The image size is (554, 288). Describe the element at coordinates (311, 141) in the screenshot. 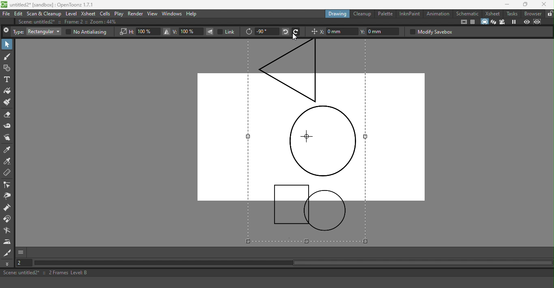

I see `canvas with objest rotated` at that location.